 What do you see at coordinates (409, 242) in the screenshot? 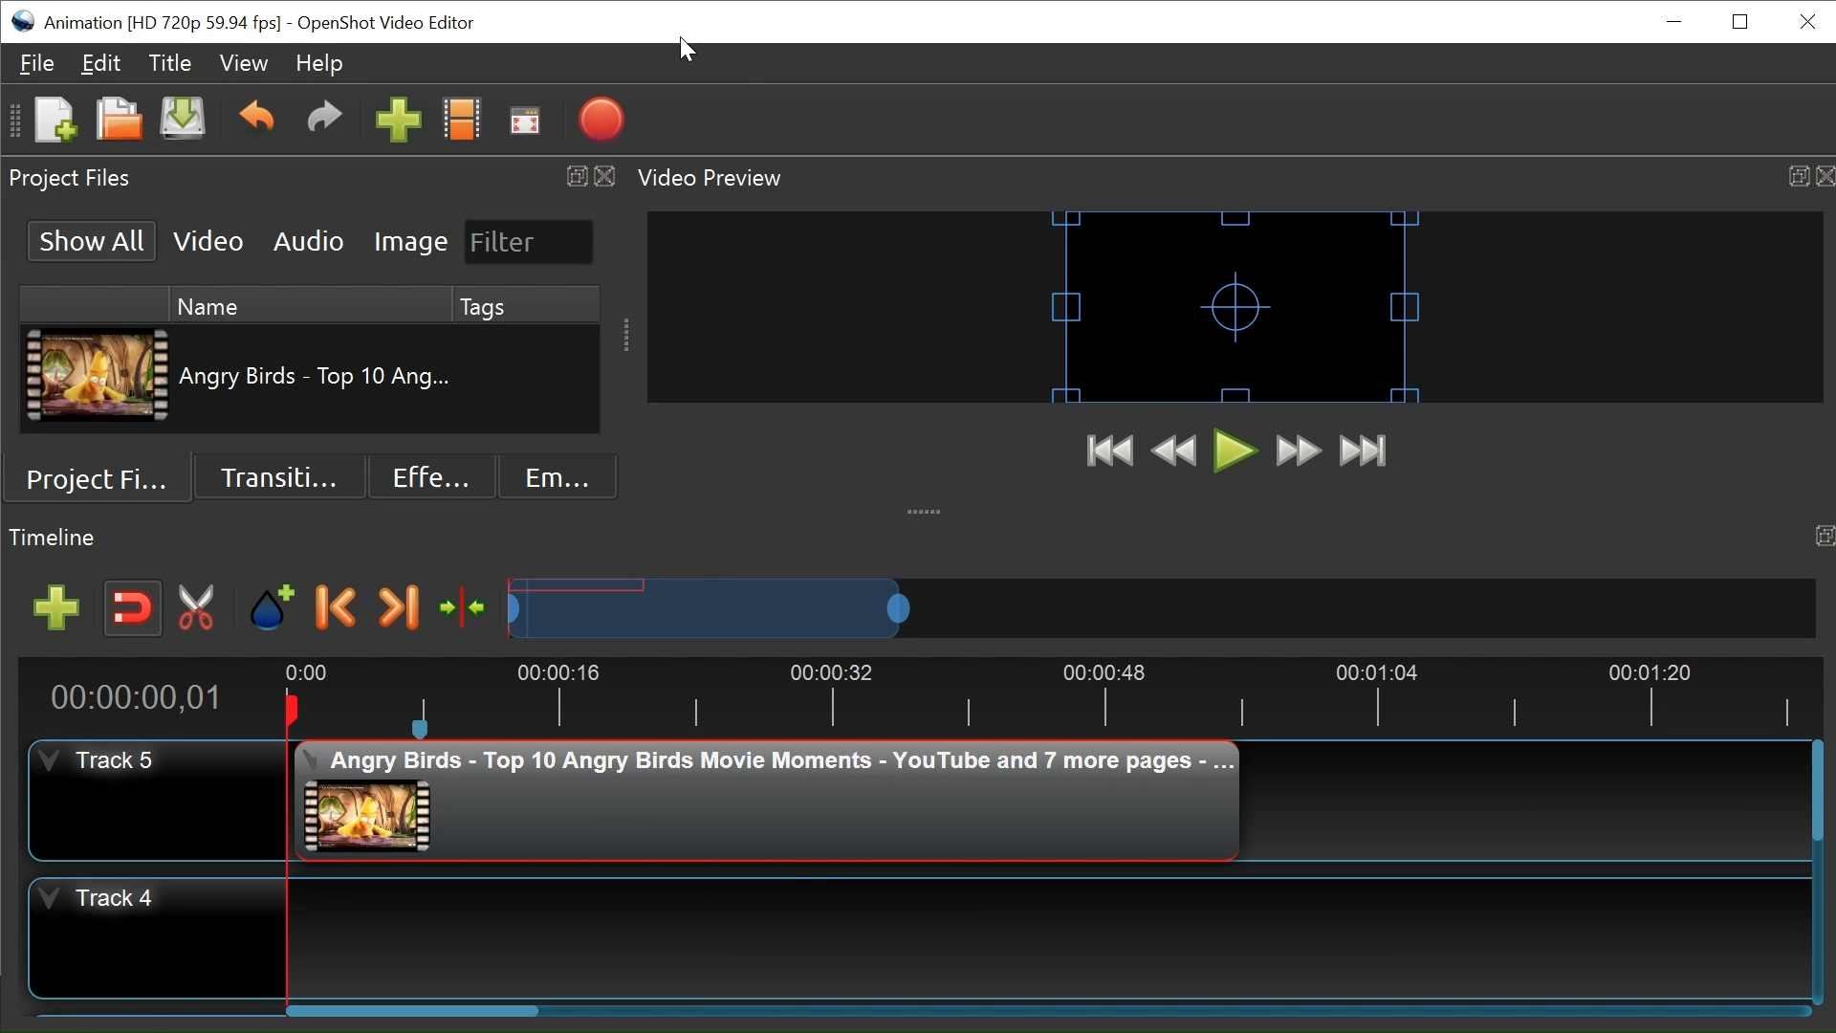
I see `Image` at bounding box center [409, 242].